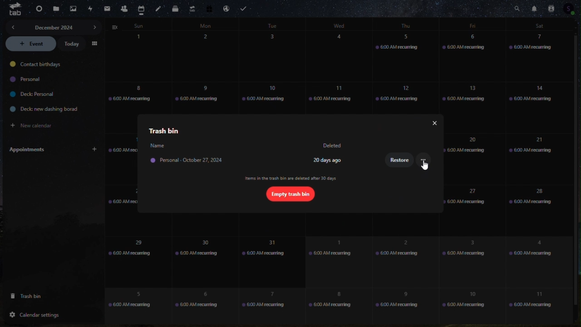 This screenshot has width=581, height=327. I want to click on mail, so click(106, 9).